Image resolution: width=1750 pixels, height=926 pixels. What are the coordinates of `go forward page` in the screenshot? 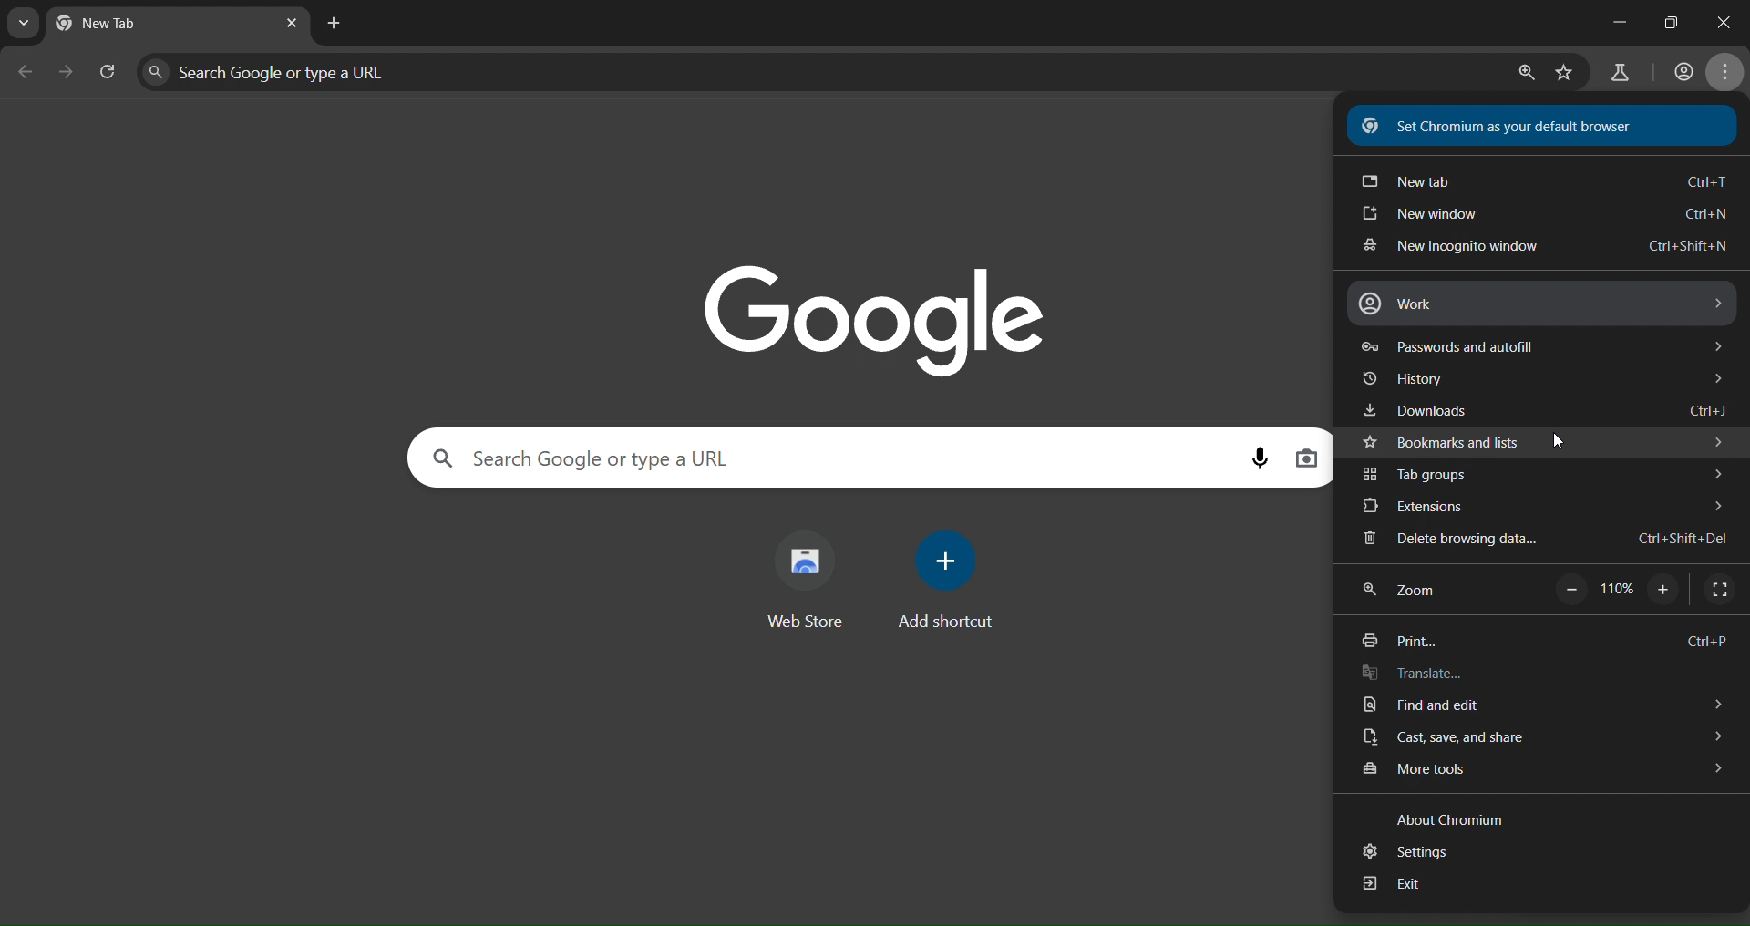 It's located at (70, 70).